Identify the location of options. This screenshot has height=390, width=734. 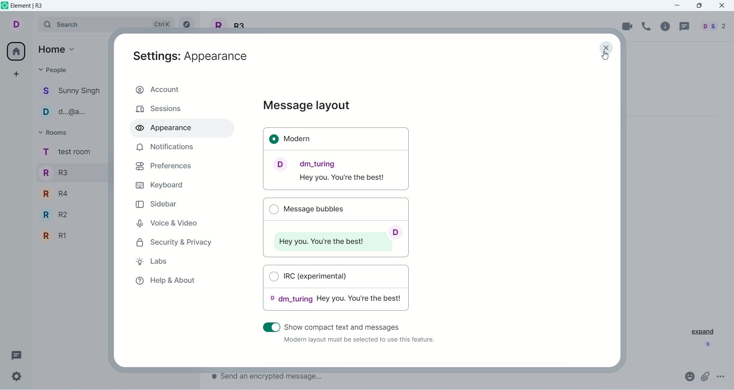
(722, 376).